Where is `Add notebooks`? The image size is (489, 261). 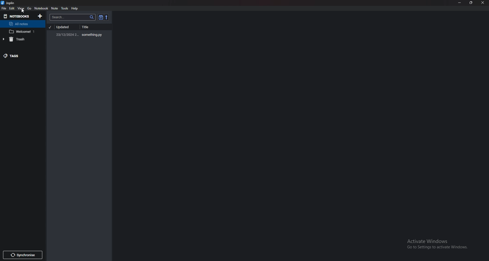
Add notebooks is located at coordinates (40, 16).